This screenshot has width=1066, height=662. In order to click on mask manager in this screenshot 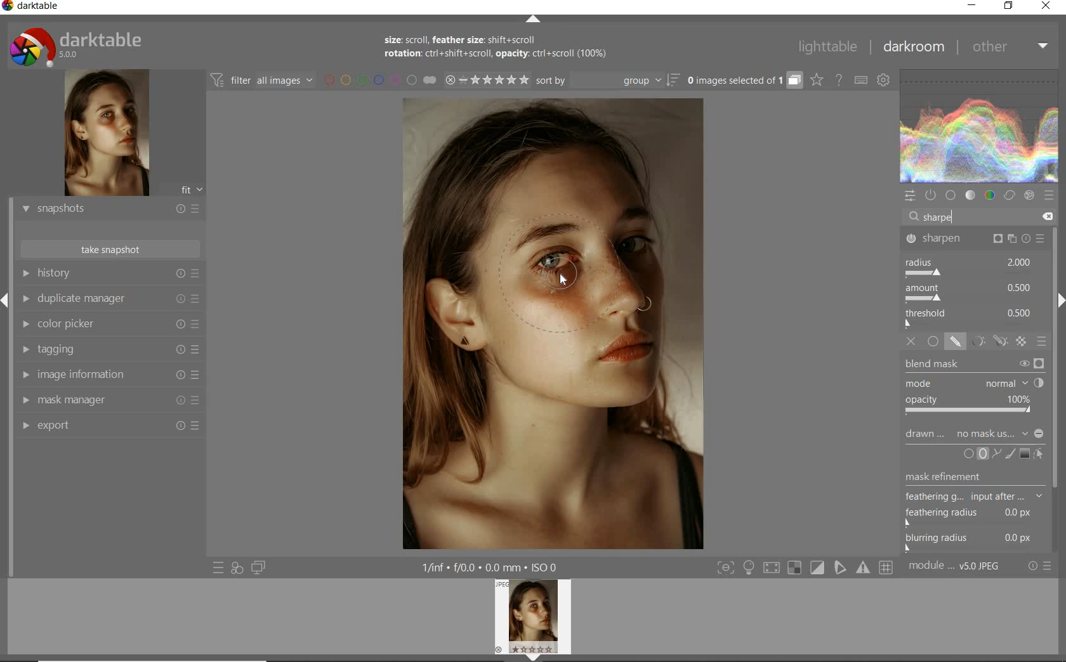, I will do `click(110, 401)`.